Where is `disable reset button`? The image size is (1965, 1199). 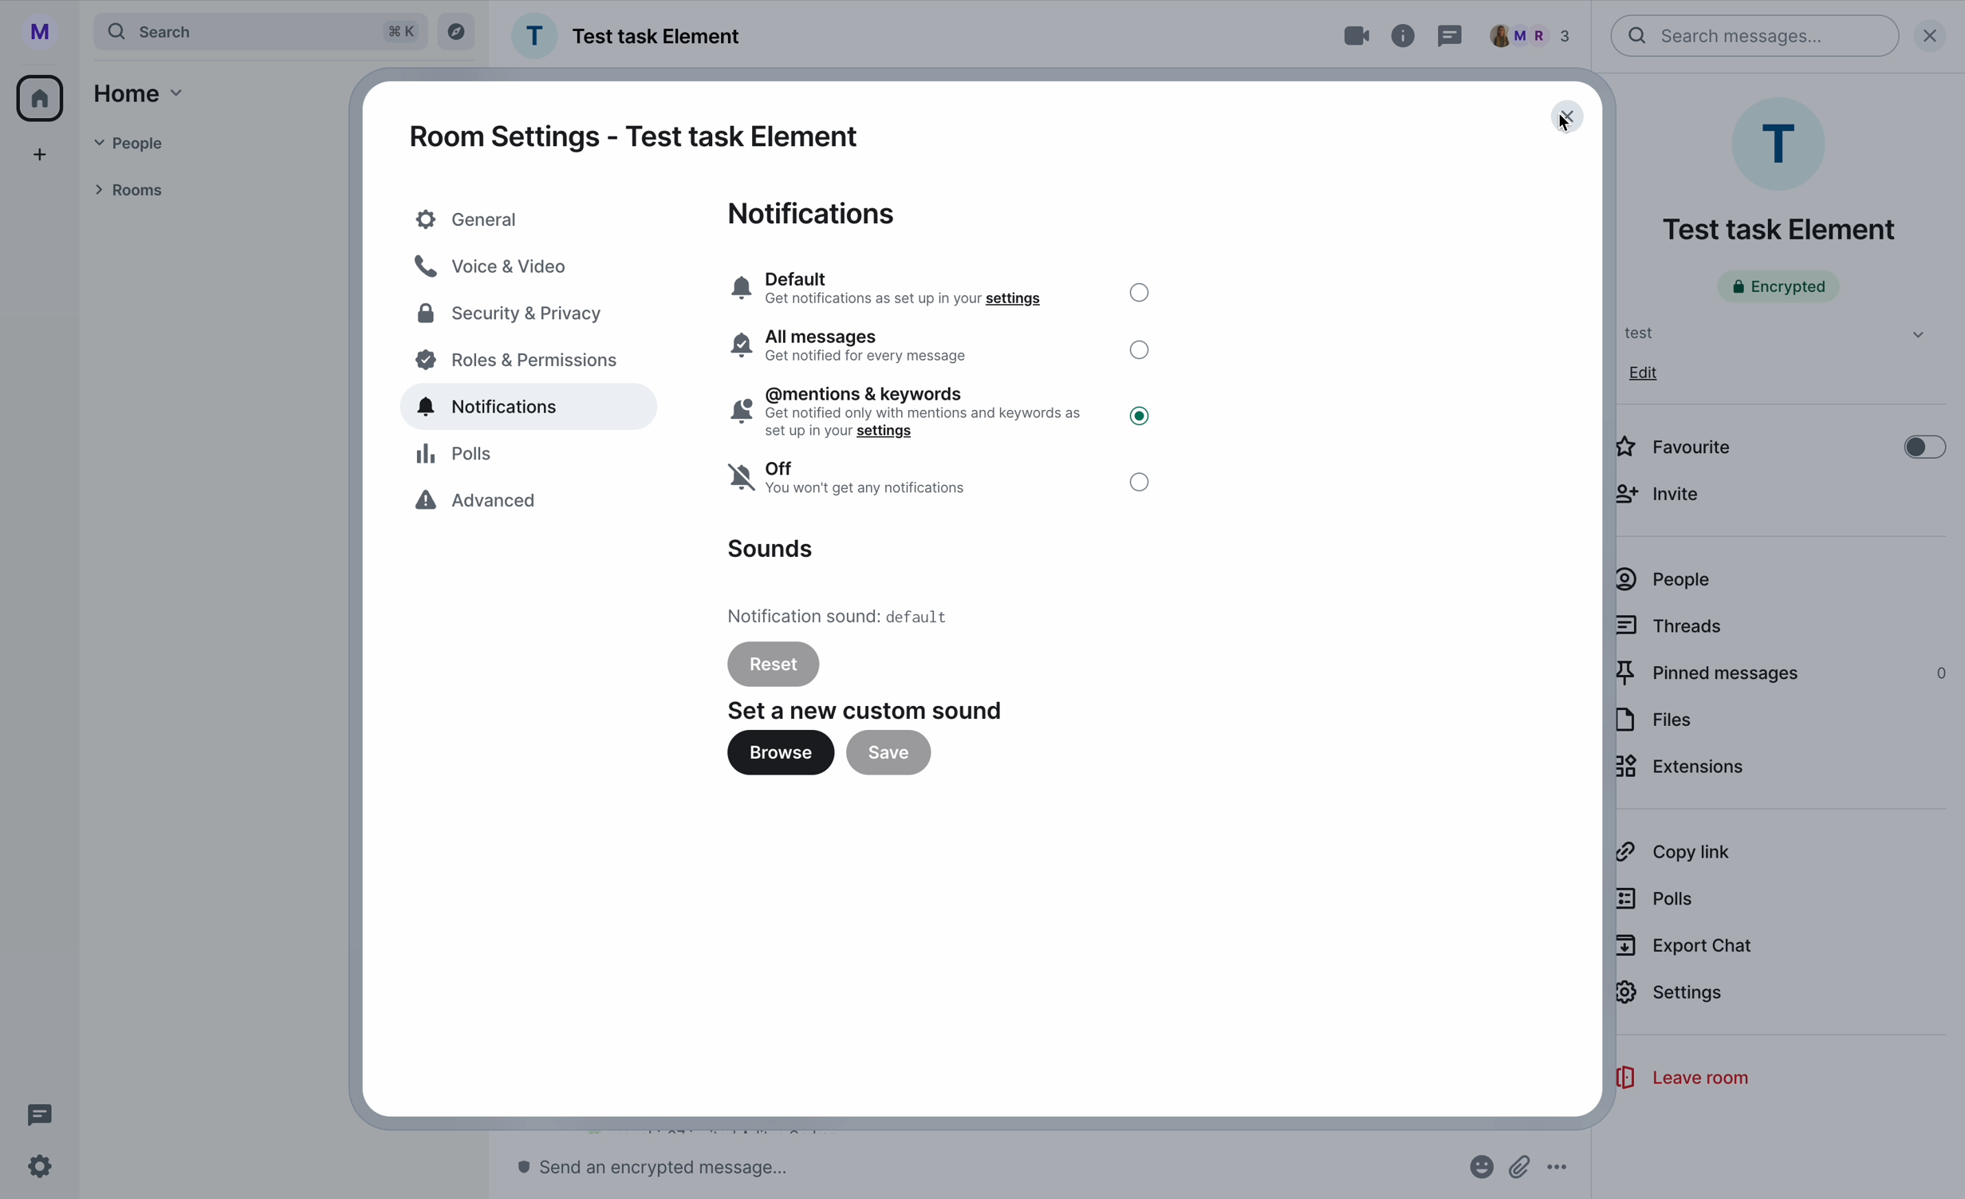
disable reset button is located at coordinates (774, 663).